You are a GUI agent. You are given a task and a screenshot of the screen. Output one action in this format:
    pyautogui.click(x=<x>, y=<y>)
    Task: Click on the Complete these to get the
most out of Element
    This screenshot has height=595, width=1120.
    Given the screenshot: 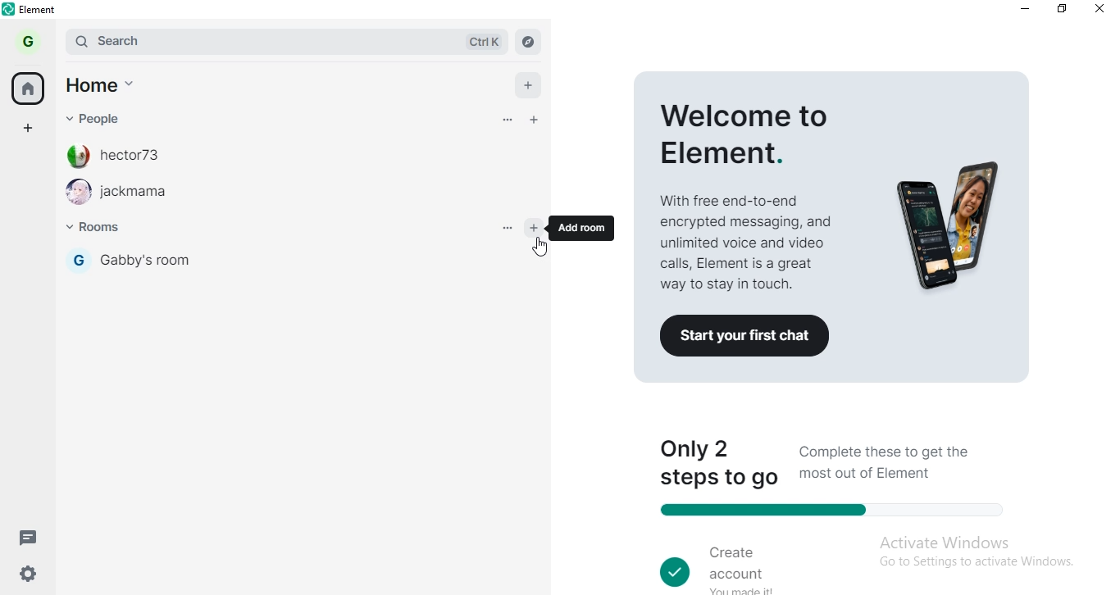 What is the action you would take?
    pyautogui.click(x=897, y=461)
    